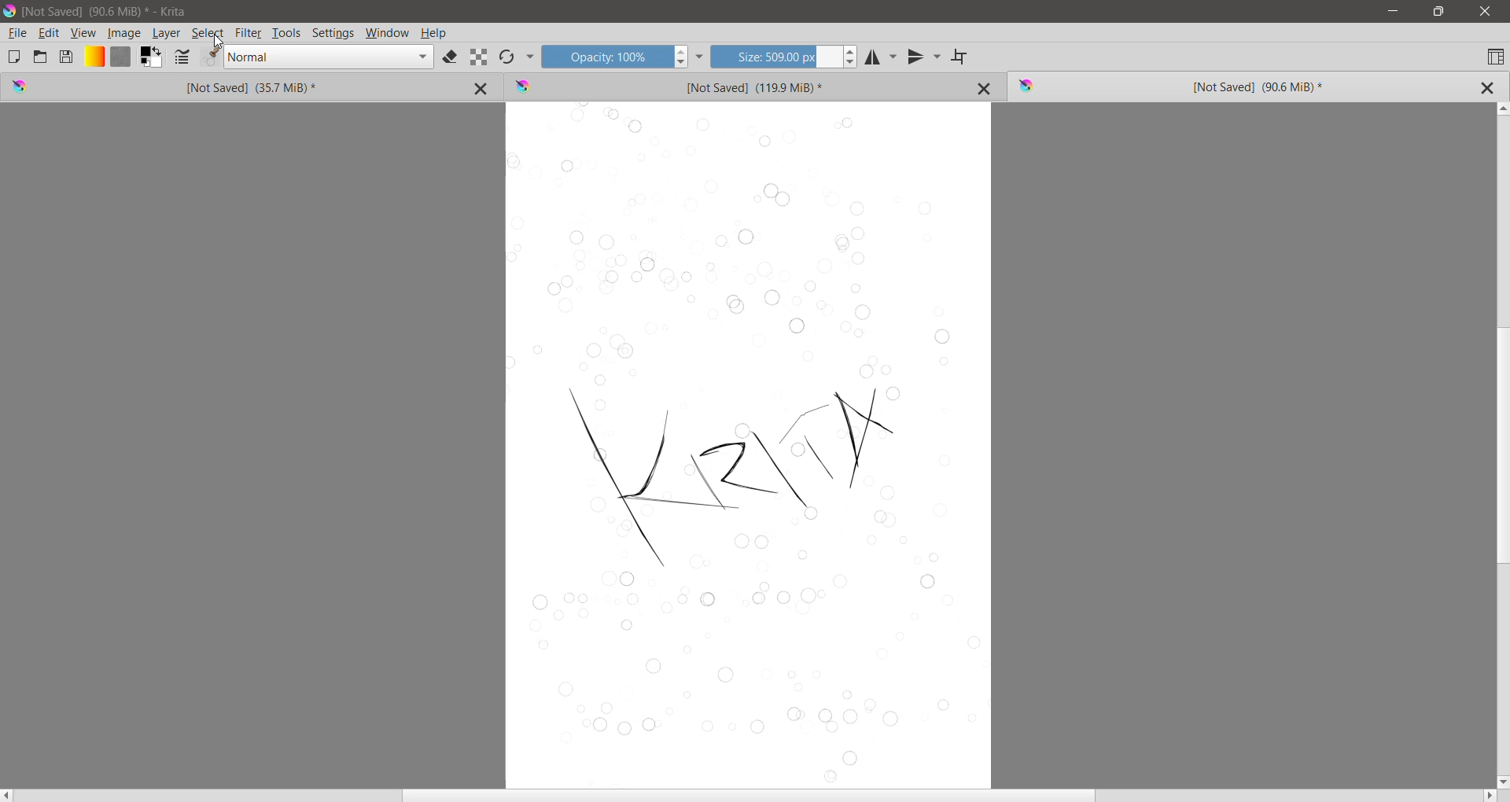 The image size is (1510, 802). Describe the element at coordinates (249, 33) in the screenshot. I see `Filter` at that location.